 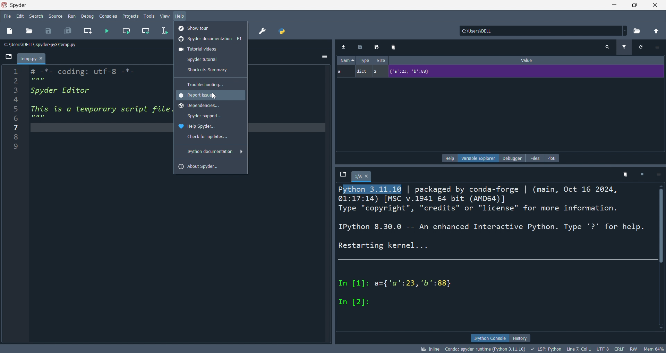 What do you see at coordinates (661, 256) in the screenshot?
I see `Vertical scroll bar` at bounding box center [661, 256].